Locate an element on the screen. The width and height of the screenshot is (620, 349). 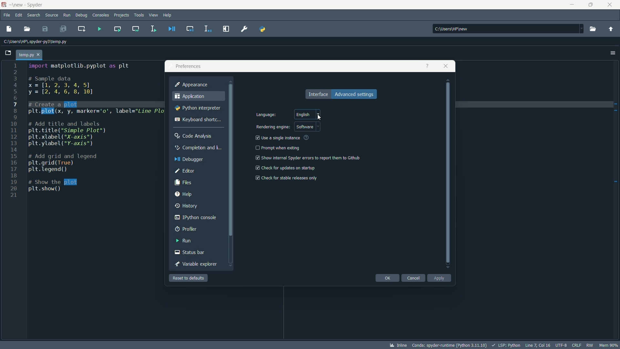
source is located at coordinates (52, 15).